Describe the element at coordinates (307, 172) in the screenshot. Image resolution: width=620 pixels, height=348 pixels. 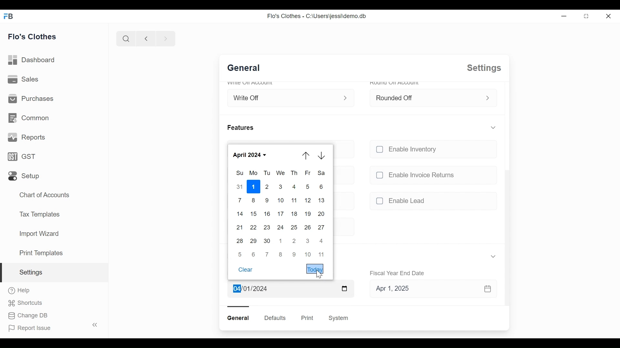
I see `Fr` at that location.